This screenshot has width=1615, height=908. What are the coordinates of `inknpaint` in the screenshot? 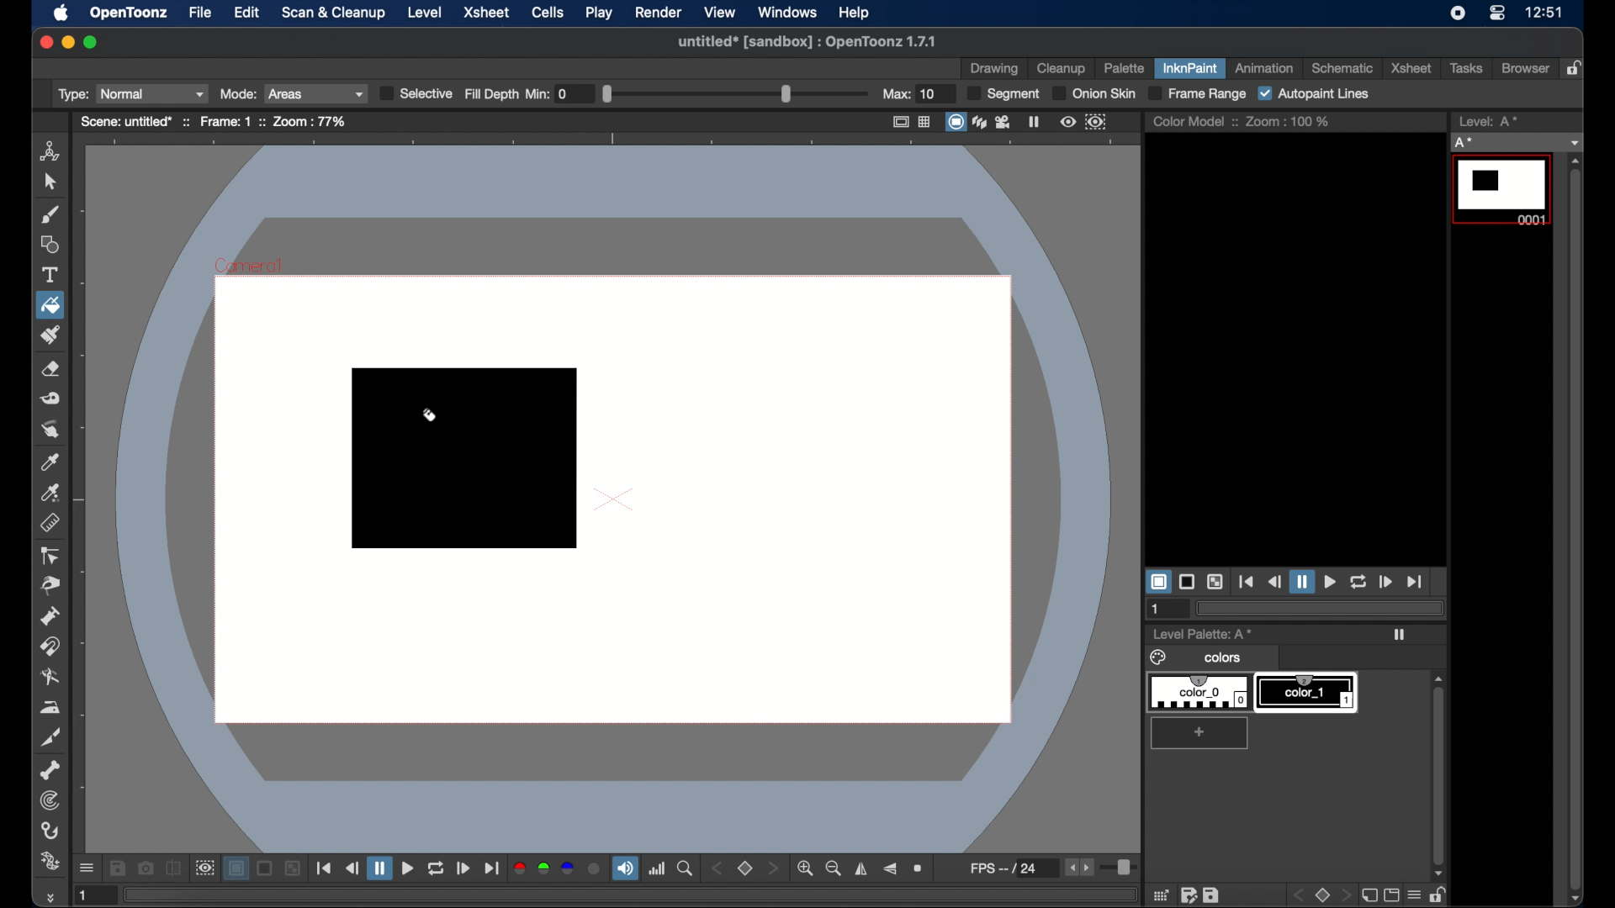 It's located at (1189, 67).